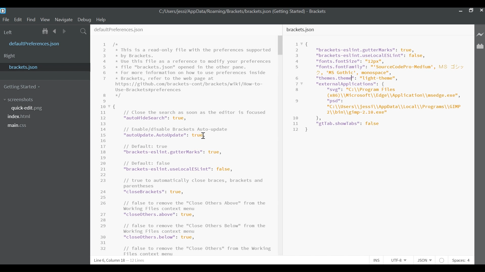 The width and height of the screenshot is (485, 272). What do you see at coordinates (471, 10) in the screenshot?
I see `Restore` at bounding box center [471, 10].